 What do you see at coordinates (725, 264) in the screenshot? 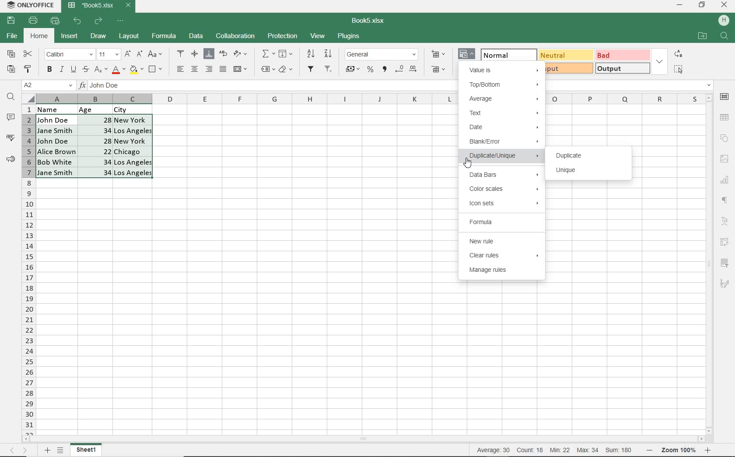
I see `SLICER` at bounding box center [725, 264].